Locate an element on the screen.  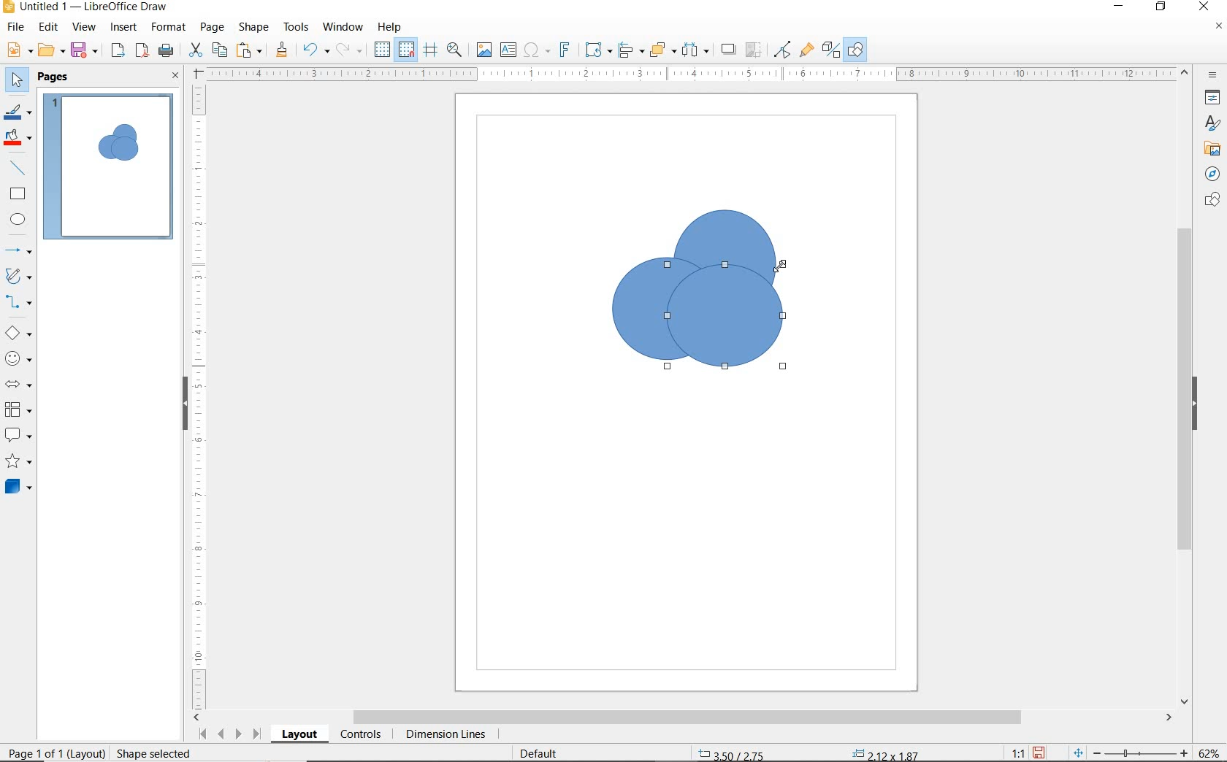
LAYOUT is located at coordinates (299, 736).